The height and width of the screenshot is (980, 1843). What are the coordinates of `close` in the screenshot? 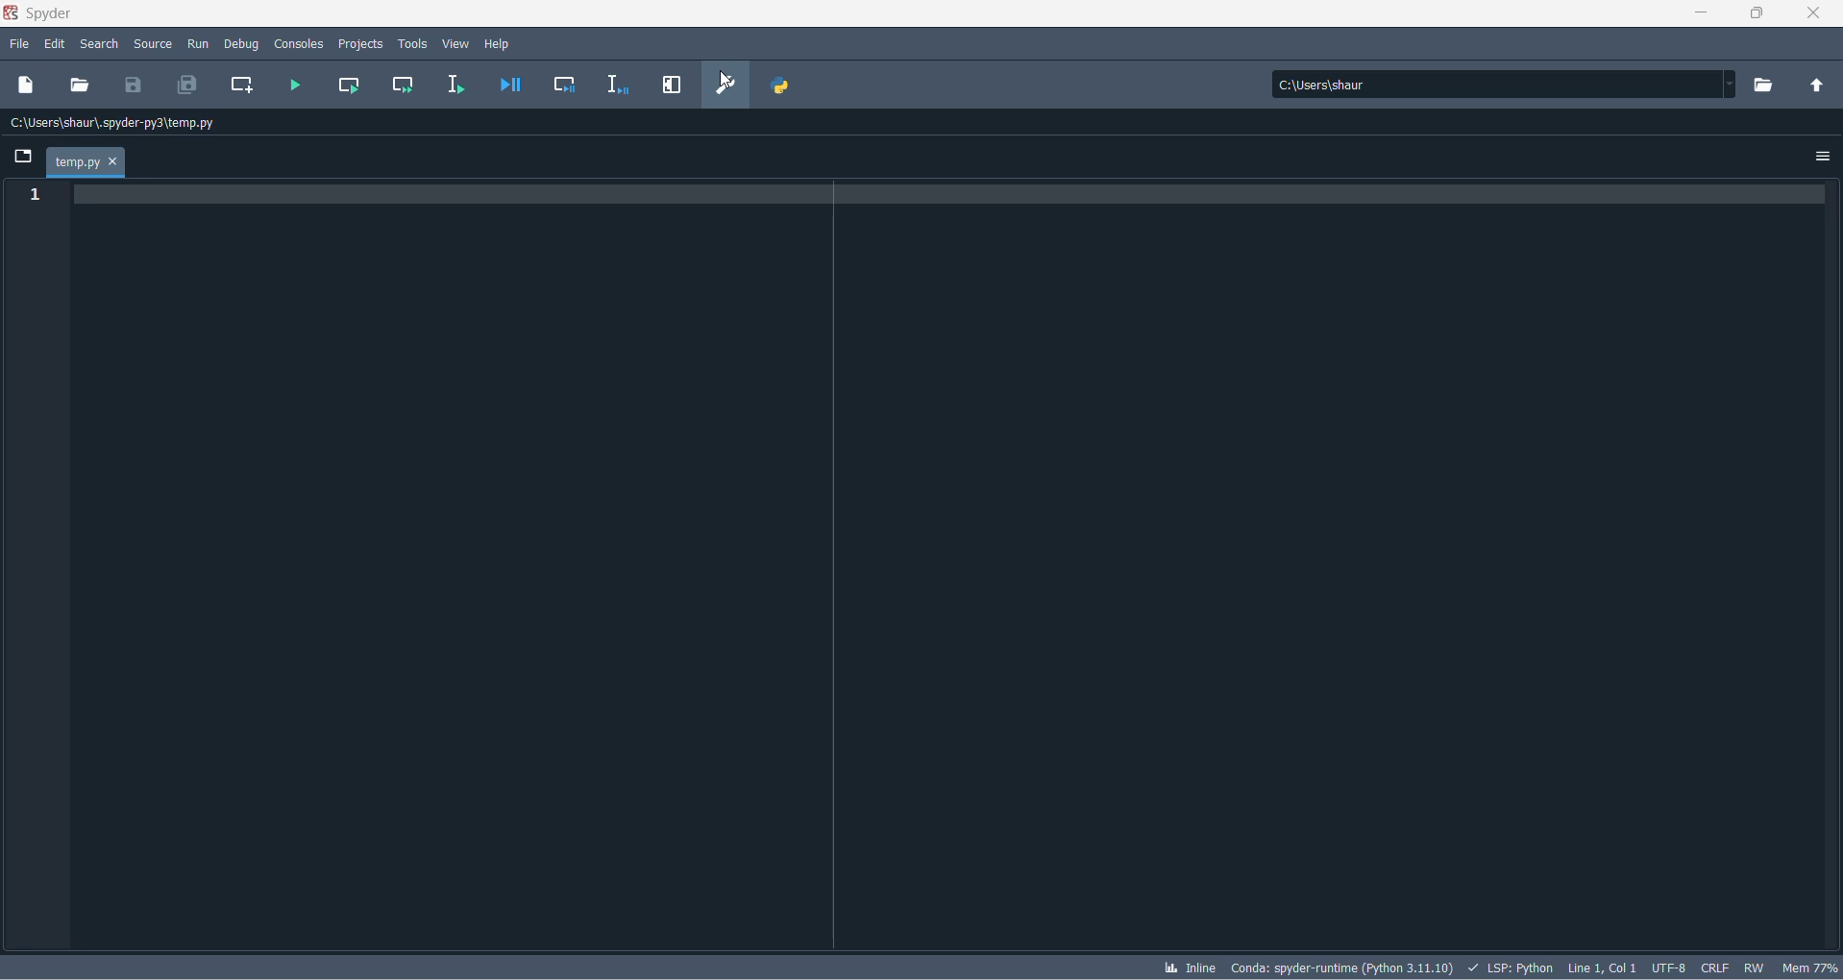 It's located at (1821, 17).